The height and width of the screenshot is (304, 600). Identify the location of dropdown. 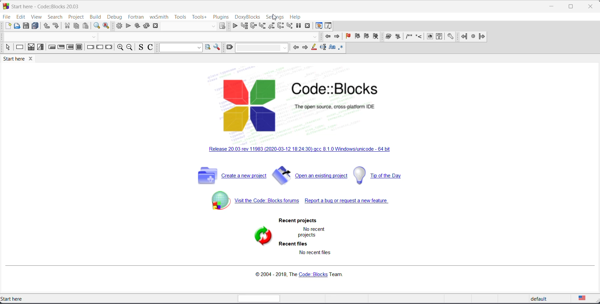
(213, 26).